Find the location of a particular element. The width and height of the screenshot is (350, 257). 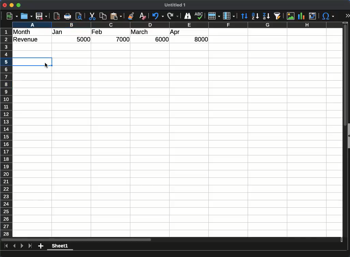

expand is located at coordinates (348, 15).